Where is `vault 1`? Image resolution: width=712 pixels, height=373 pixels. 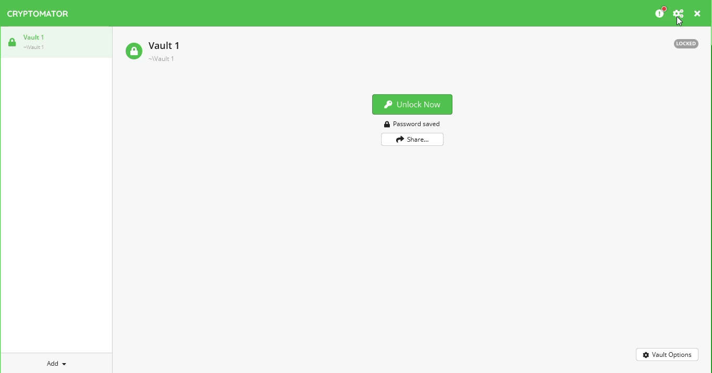 vault 1 is located at coordinates (36, 41).